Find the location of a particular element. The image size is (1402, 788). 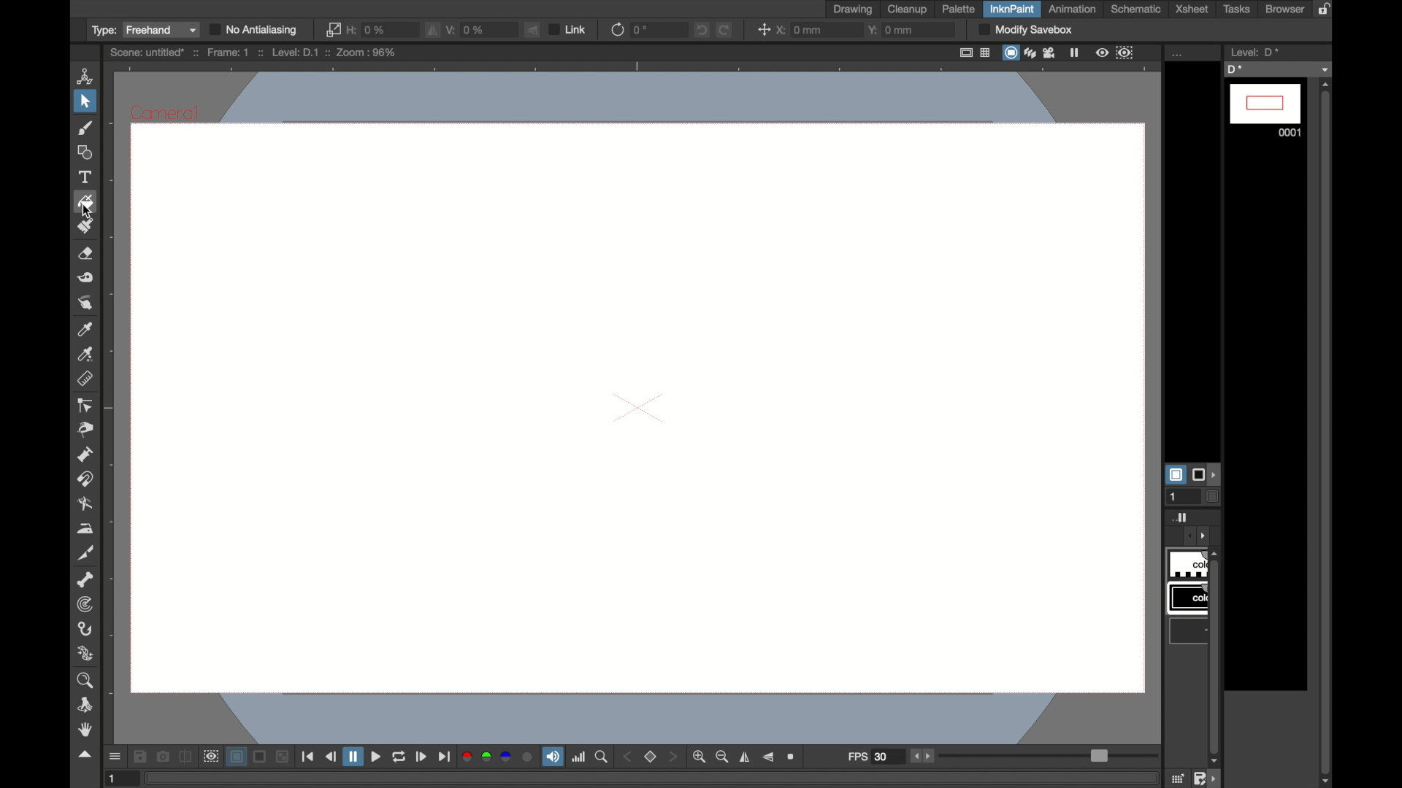

flip vertically is located at coordinates (431, 30).